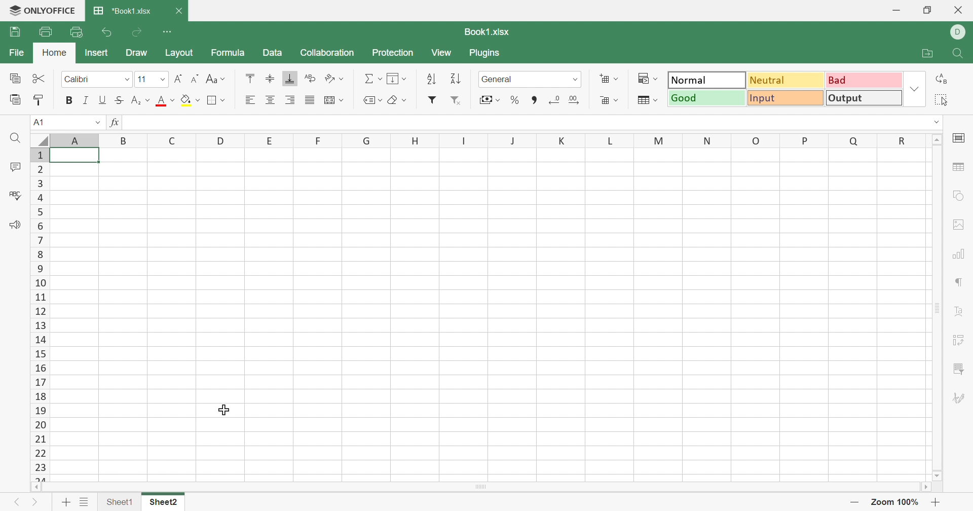  Describe the element at coordinates (574, 100) in the screenshot. I see `Increase decimal` at that location.